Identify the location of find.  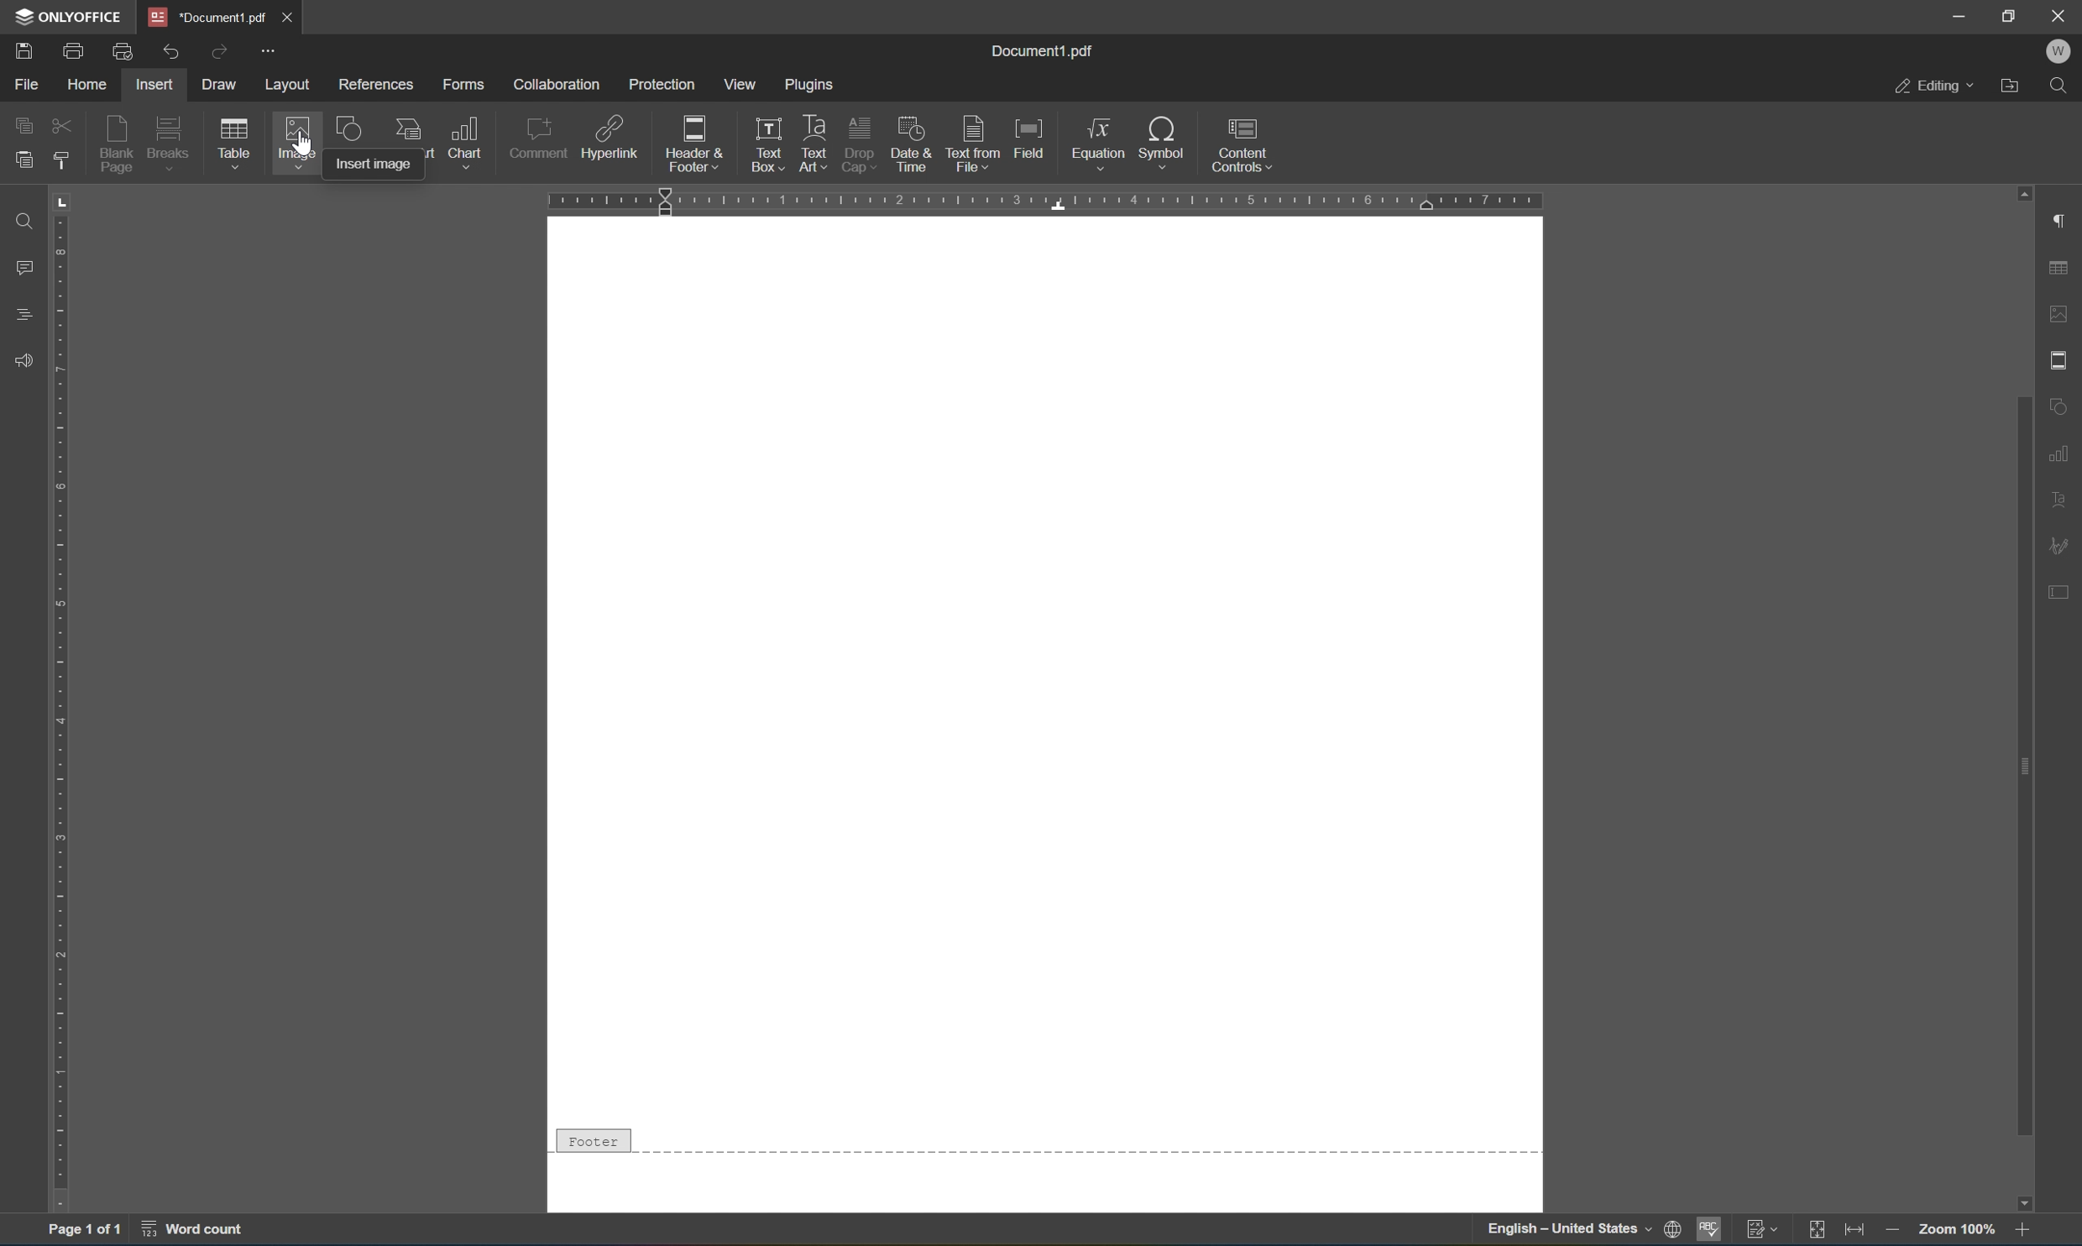
(25, 219).